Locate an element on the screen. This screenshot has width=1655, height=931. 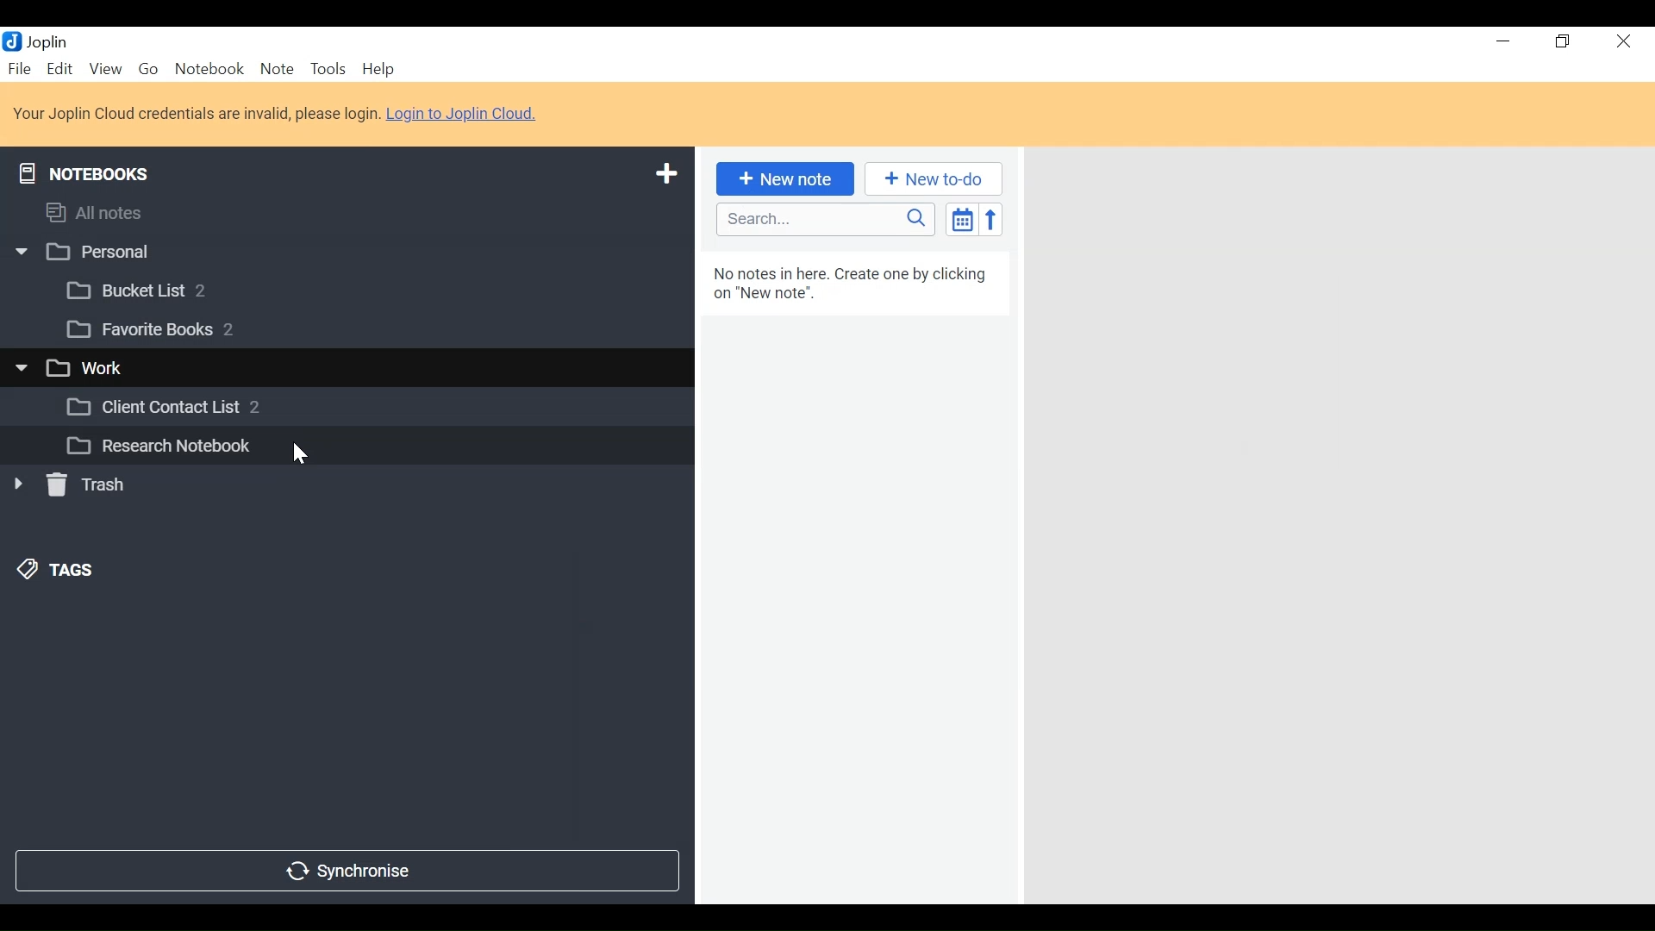
No notes in here. Create one by clicking
on "New note". is located at coordinates (860, 284).